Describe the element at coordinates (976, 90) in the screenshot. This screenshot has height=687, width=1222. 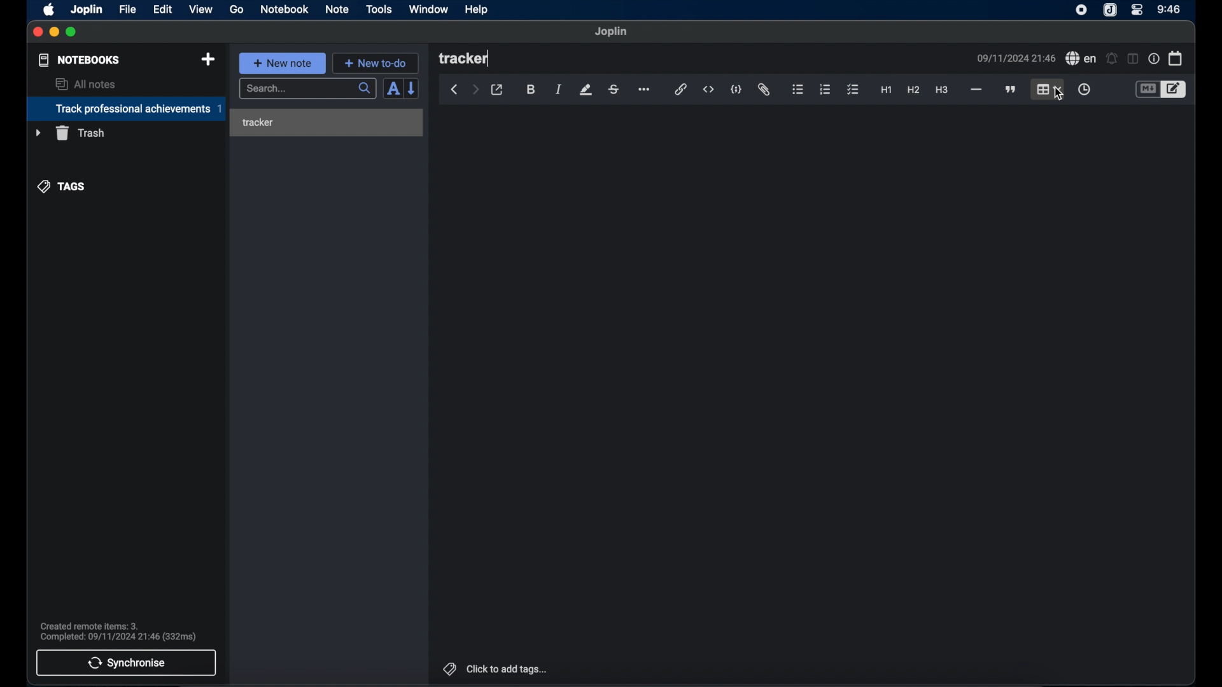
I see `horizontal line` at that location.